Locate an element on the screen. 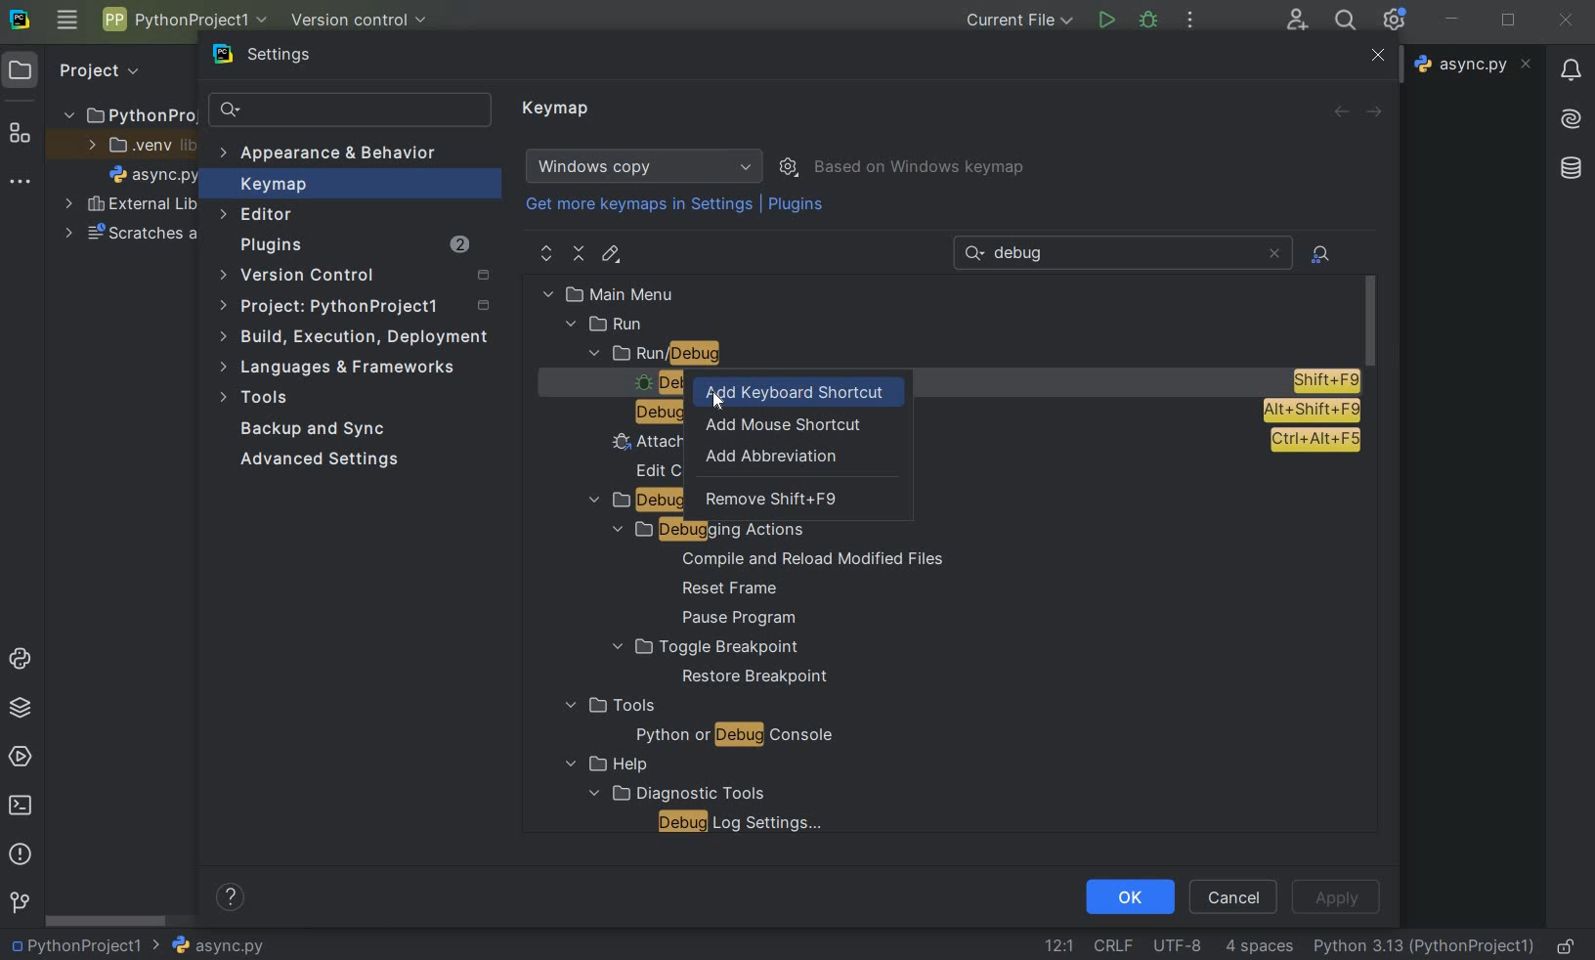 The height and width of the screenshot is (960, 1595). debug is located at coordinates (651, 382).